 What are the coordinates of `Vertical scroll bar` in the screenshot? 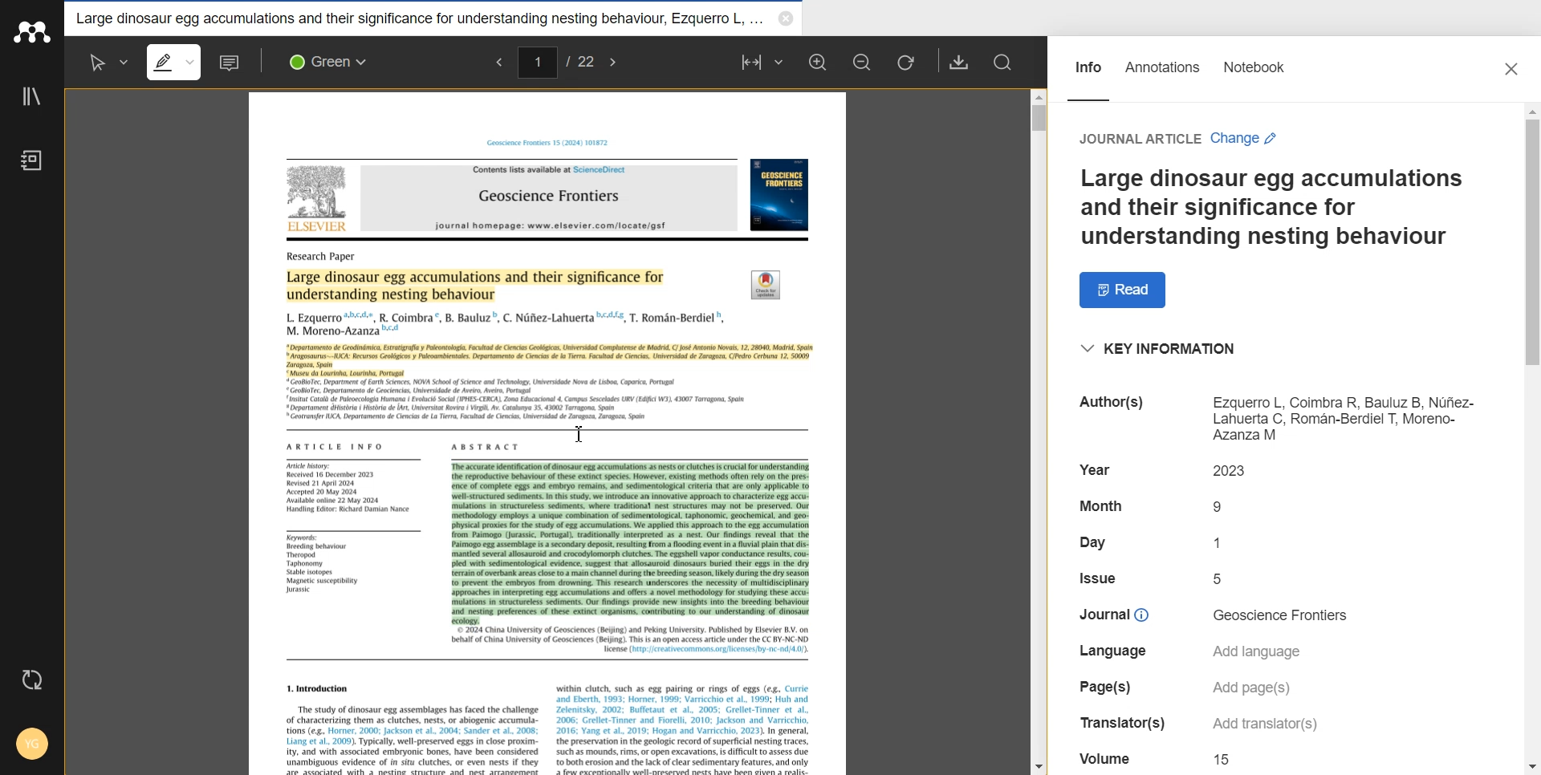 It's located at (1527, 439).